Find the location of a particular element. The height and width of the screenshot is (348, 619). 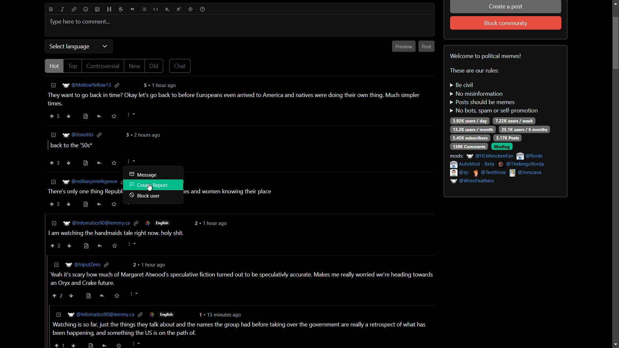

cursor is located at coordinates (151, 188).